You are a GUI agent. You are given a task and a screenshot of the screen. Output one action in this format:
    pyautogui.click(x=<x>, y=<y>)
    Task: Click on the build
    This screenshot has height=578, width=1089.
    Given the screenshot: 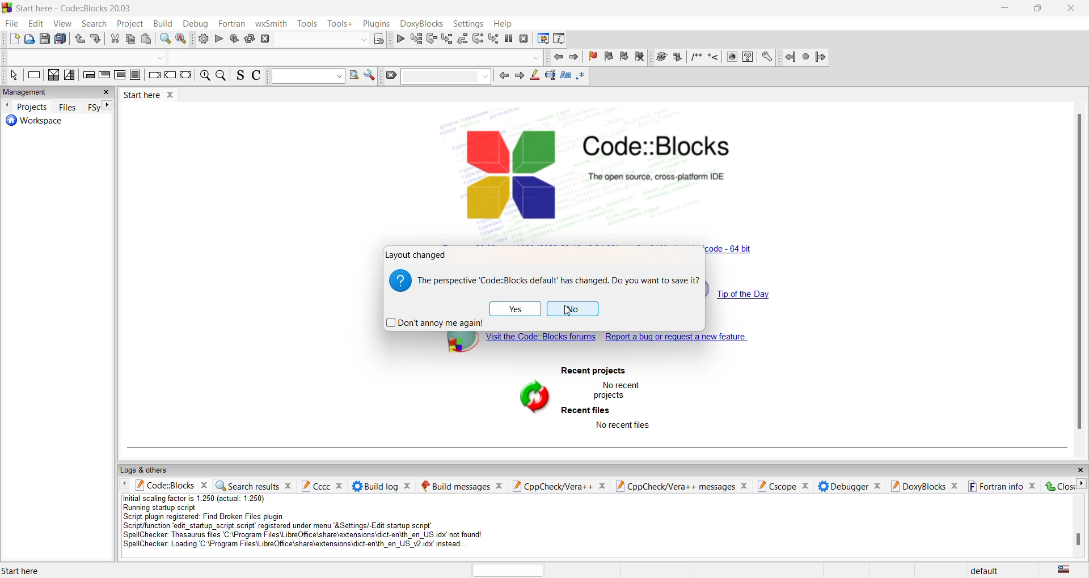 What is the action you would take?
    pyautogui.click(x=163, y=24)
    